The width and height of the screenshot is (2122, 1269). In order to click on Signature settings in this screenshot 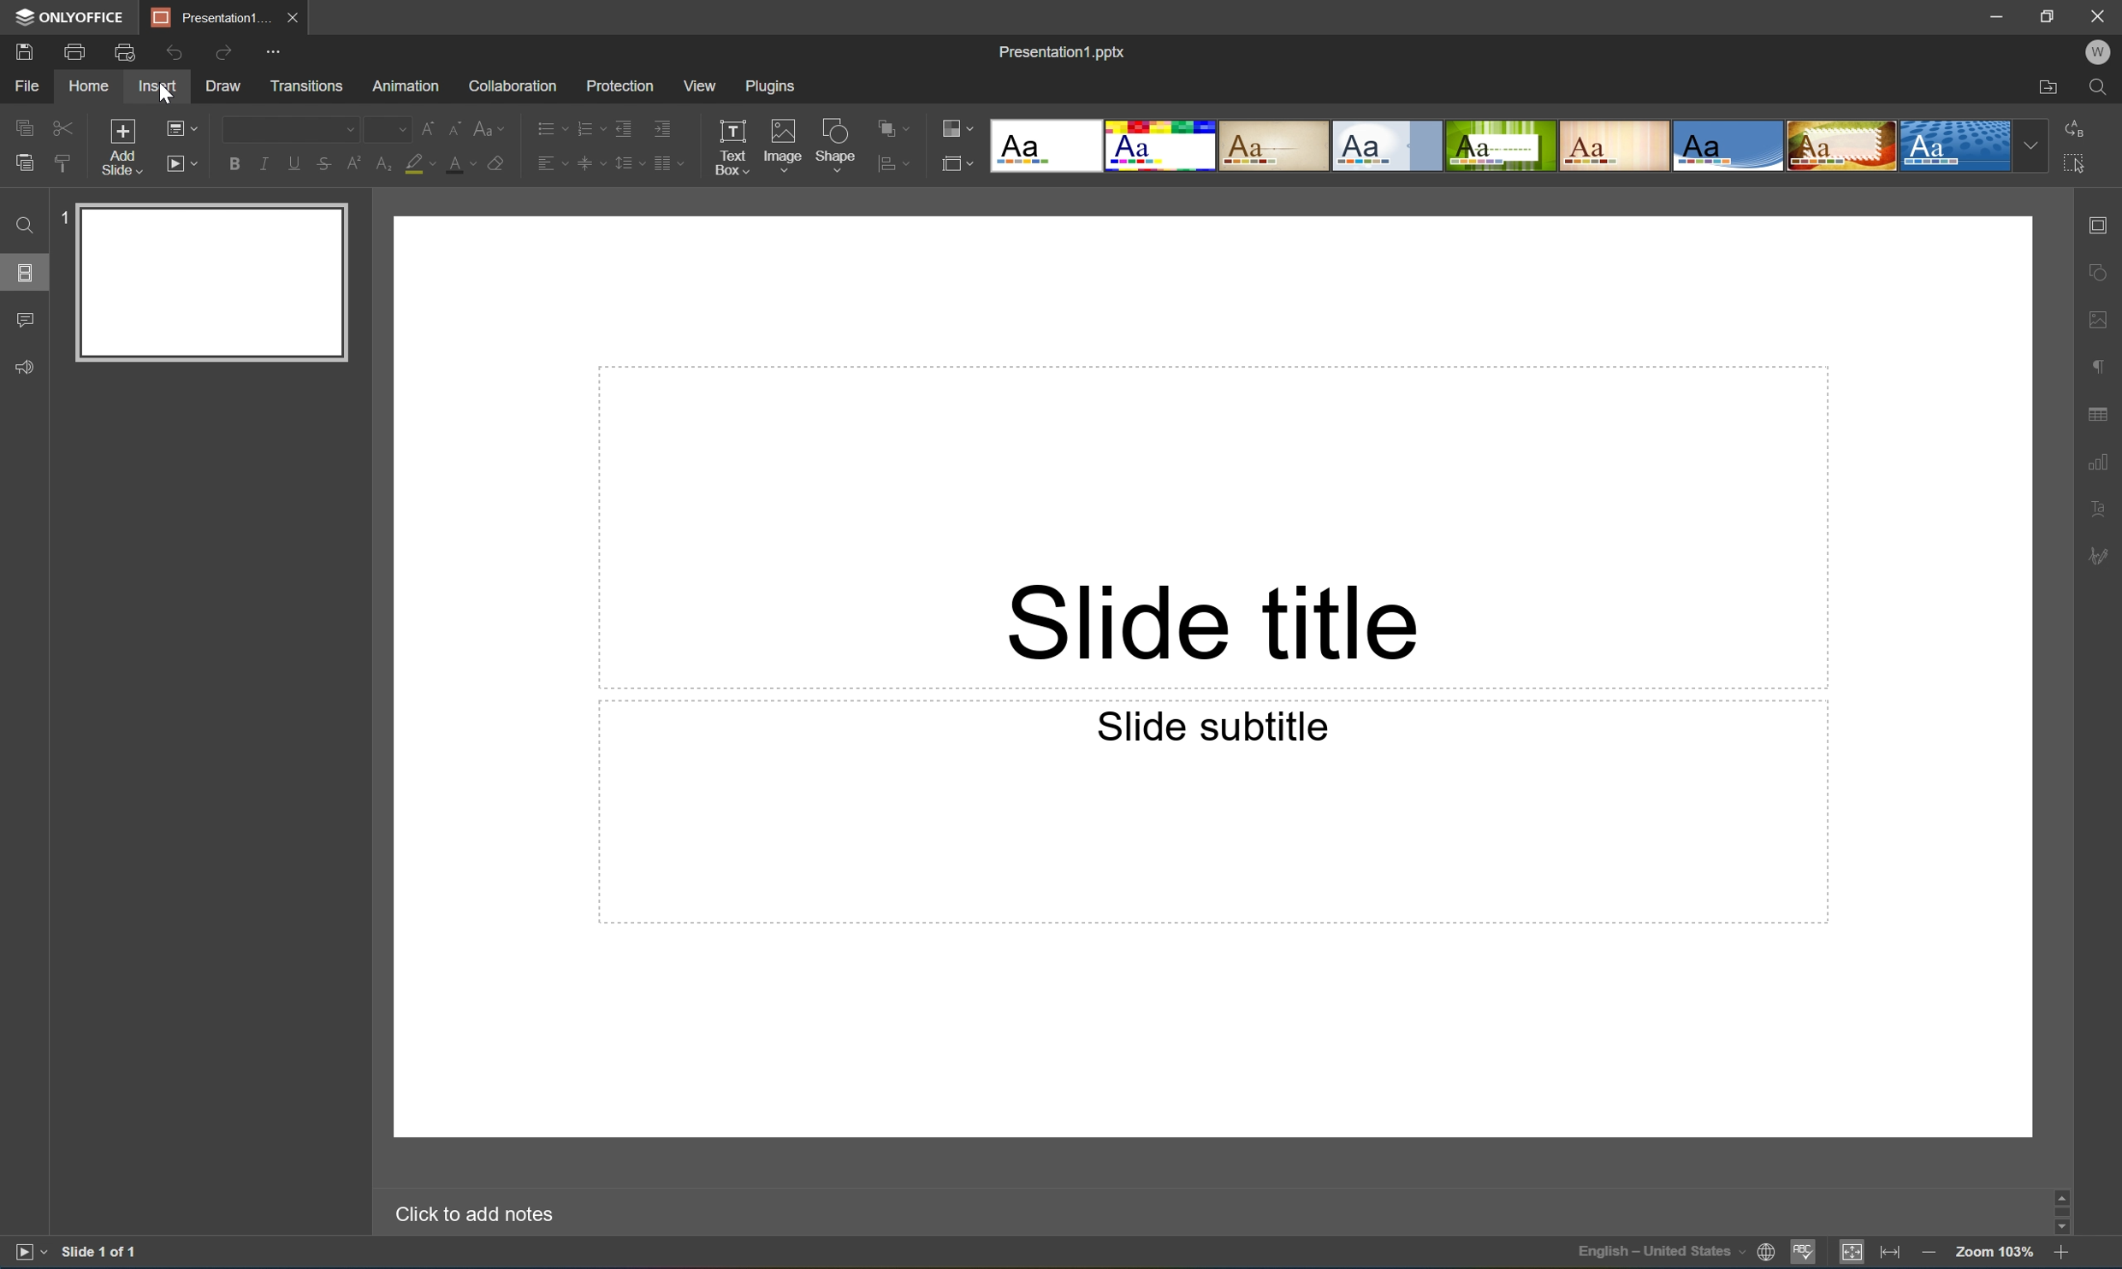, I will do `click(2102, 557)`.